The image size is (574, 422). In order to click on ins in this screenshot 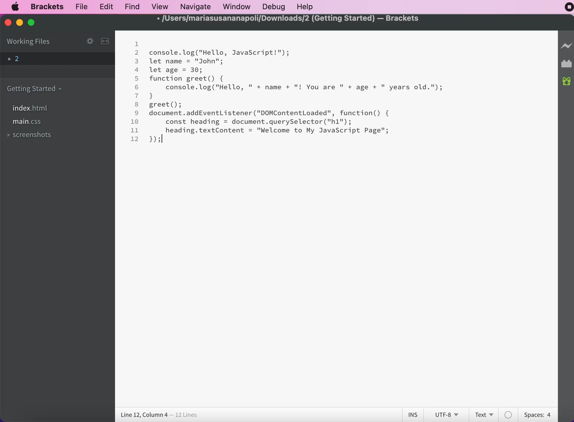, I will do `click(412, 413)`.